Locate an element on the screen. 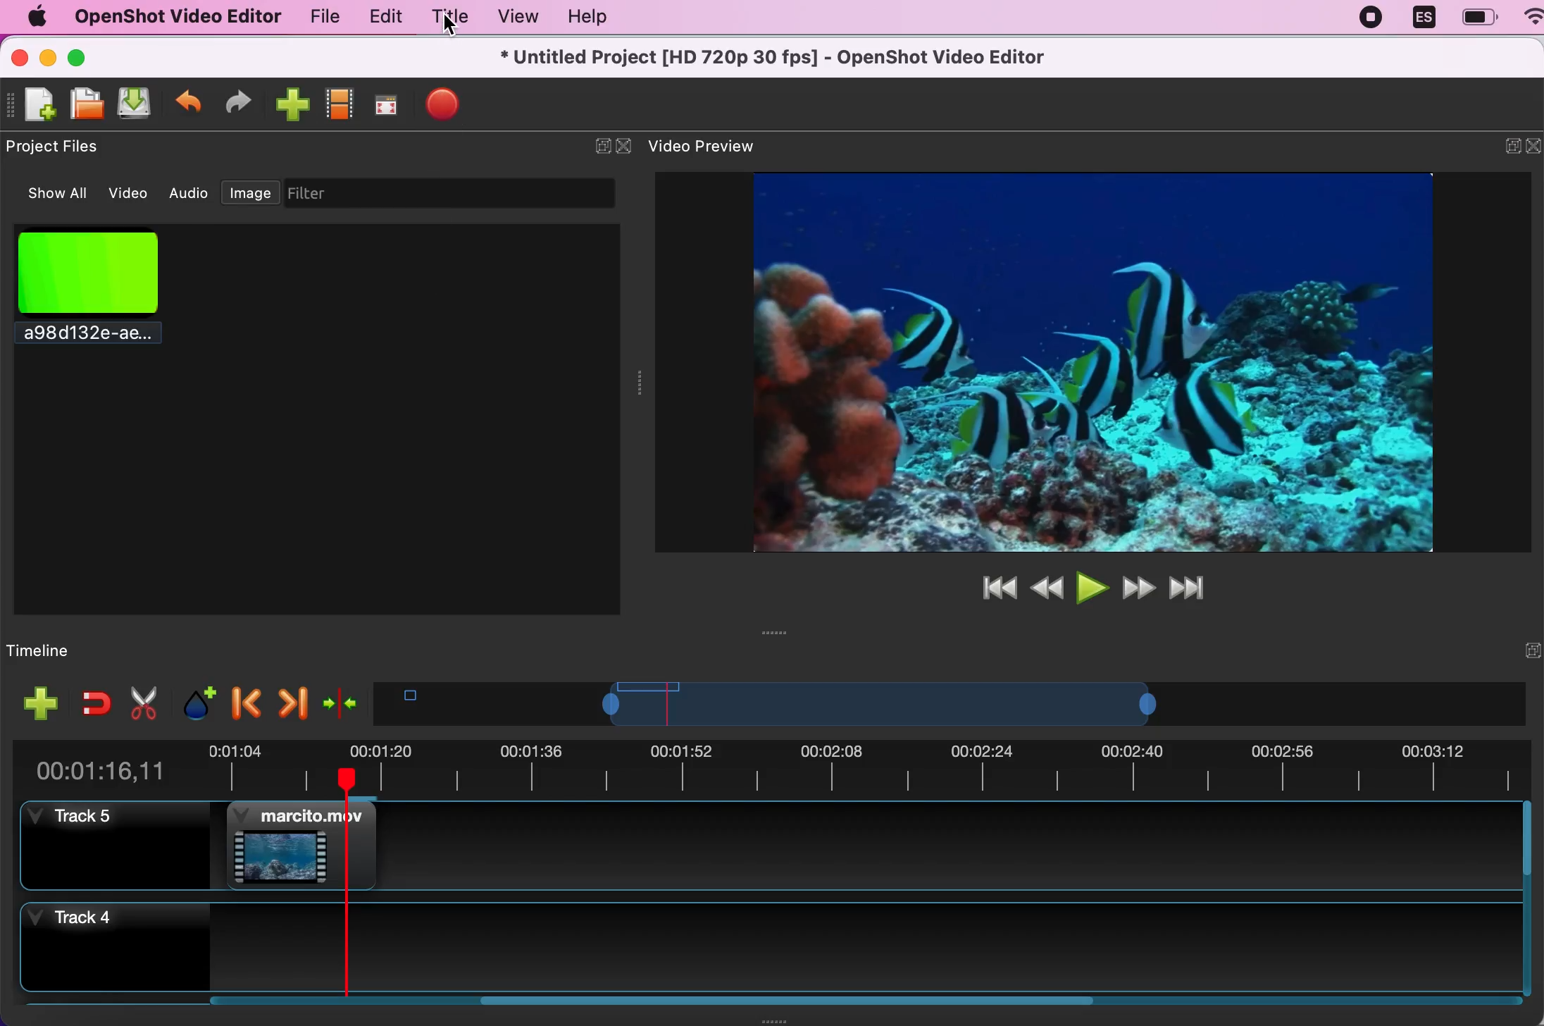 The image size is (1544, 1026). timeline is located at coordinates (933, 703).